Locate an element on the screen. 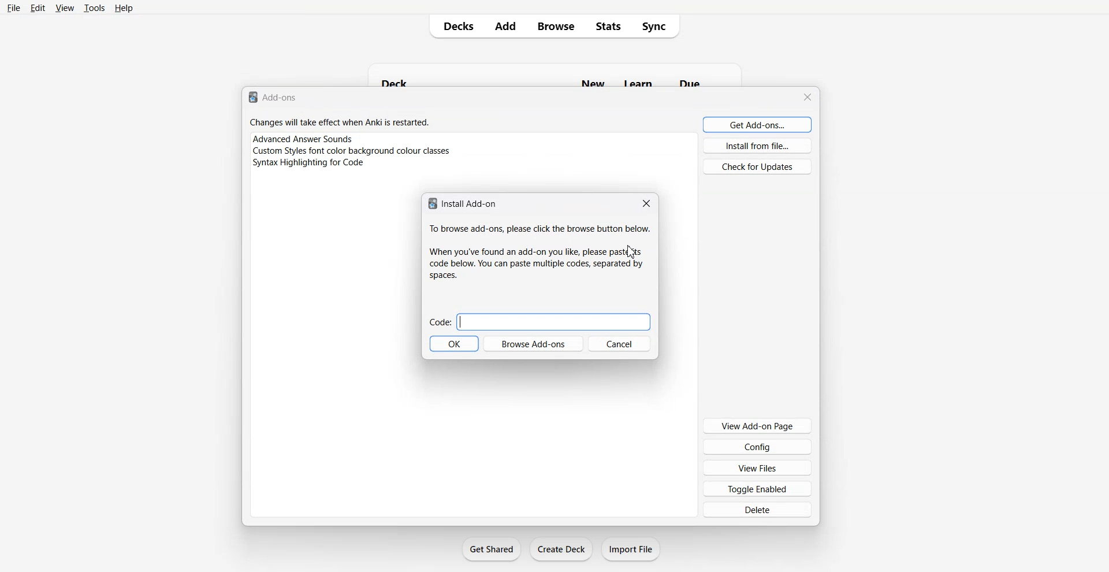  Sync is located at coordinates (657, 26).